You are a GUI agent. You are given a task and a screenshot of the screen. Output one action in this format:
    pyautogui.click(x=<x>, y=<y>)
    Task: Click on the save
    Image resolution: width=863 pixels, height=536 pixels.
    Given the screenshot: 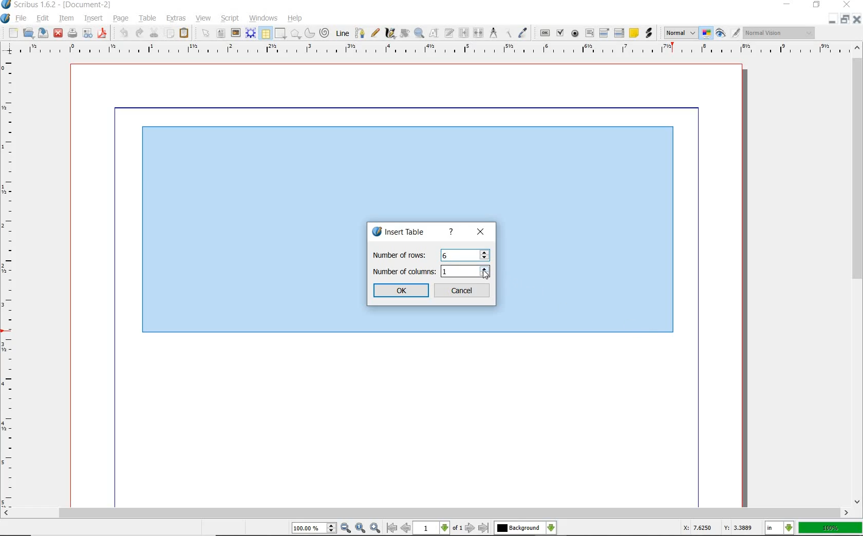 What is the action you would take?
    pyautogui.click(x=43, y=34)
    